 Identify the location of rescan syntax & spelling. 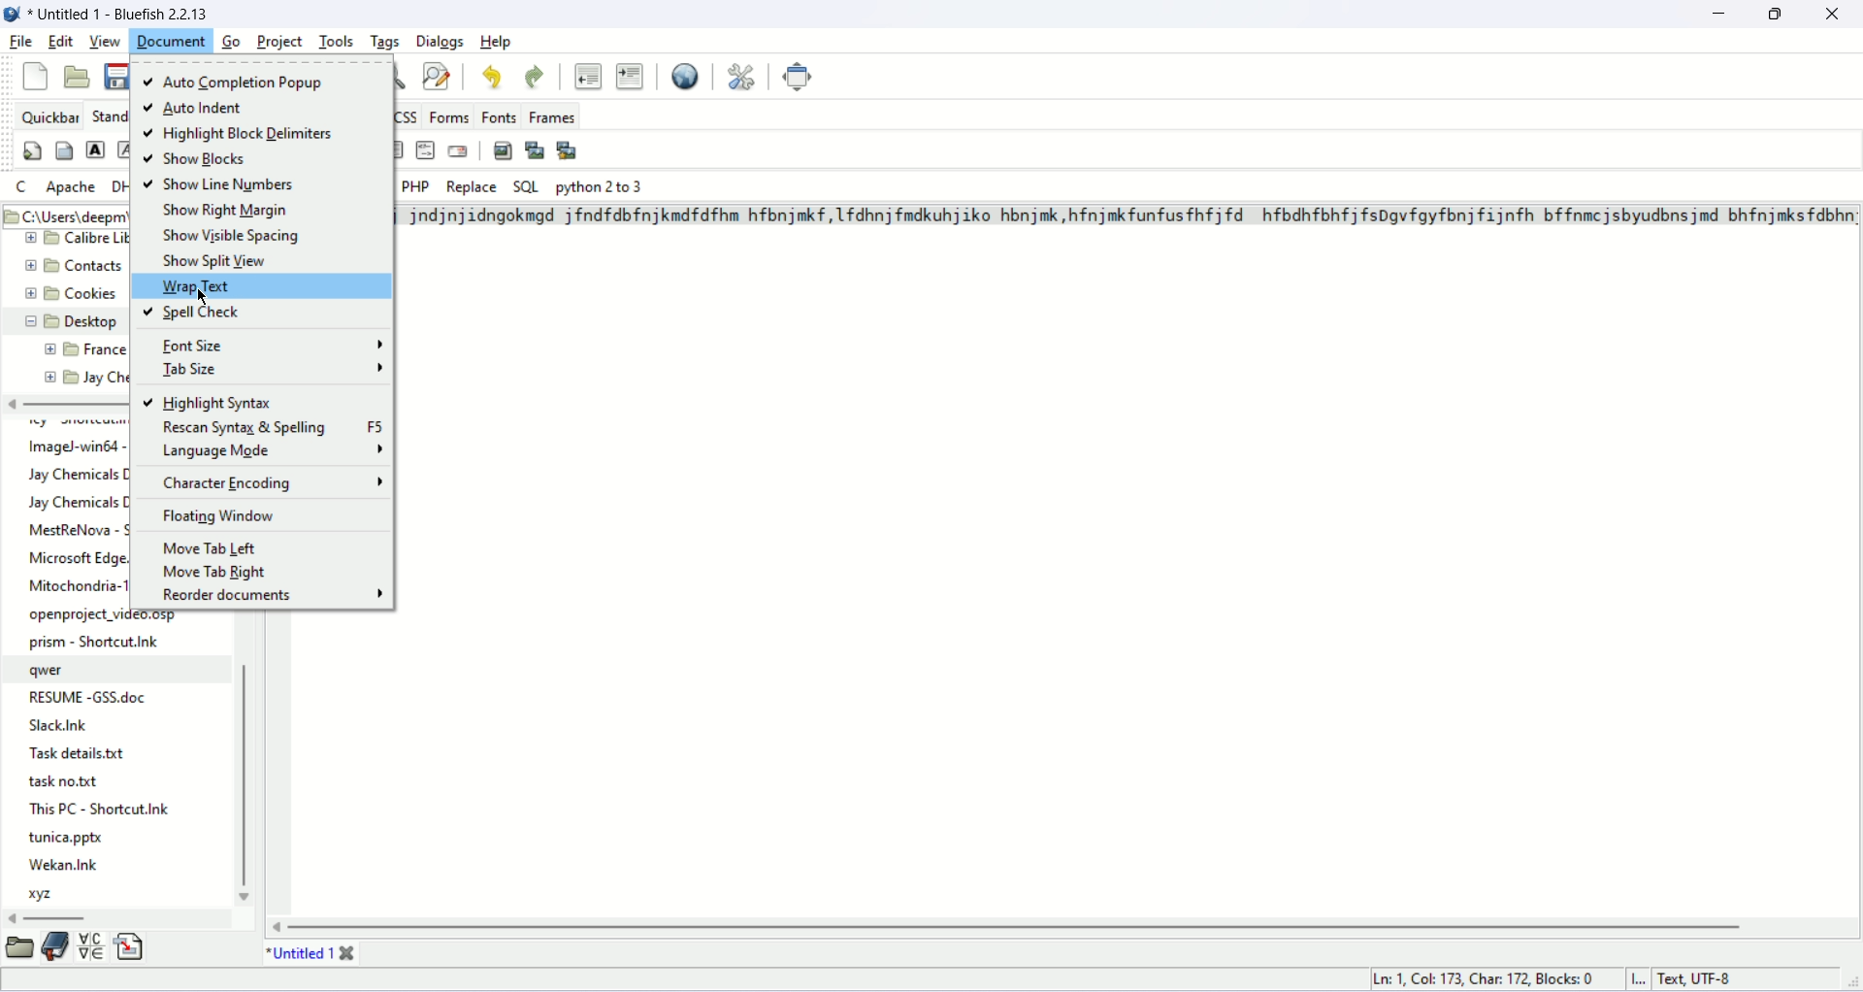
(273, 428).